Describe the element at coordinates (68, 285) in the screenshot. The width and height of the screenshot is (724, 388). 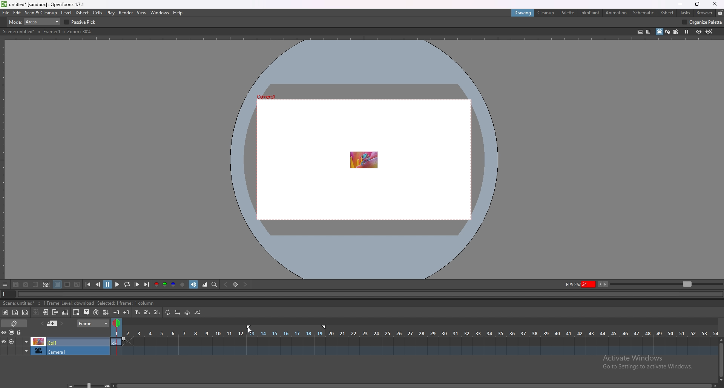
I see `white background` at that location.